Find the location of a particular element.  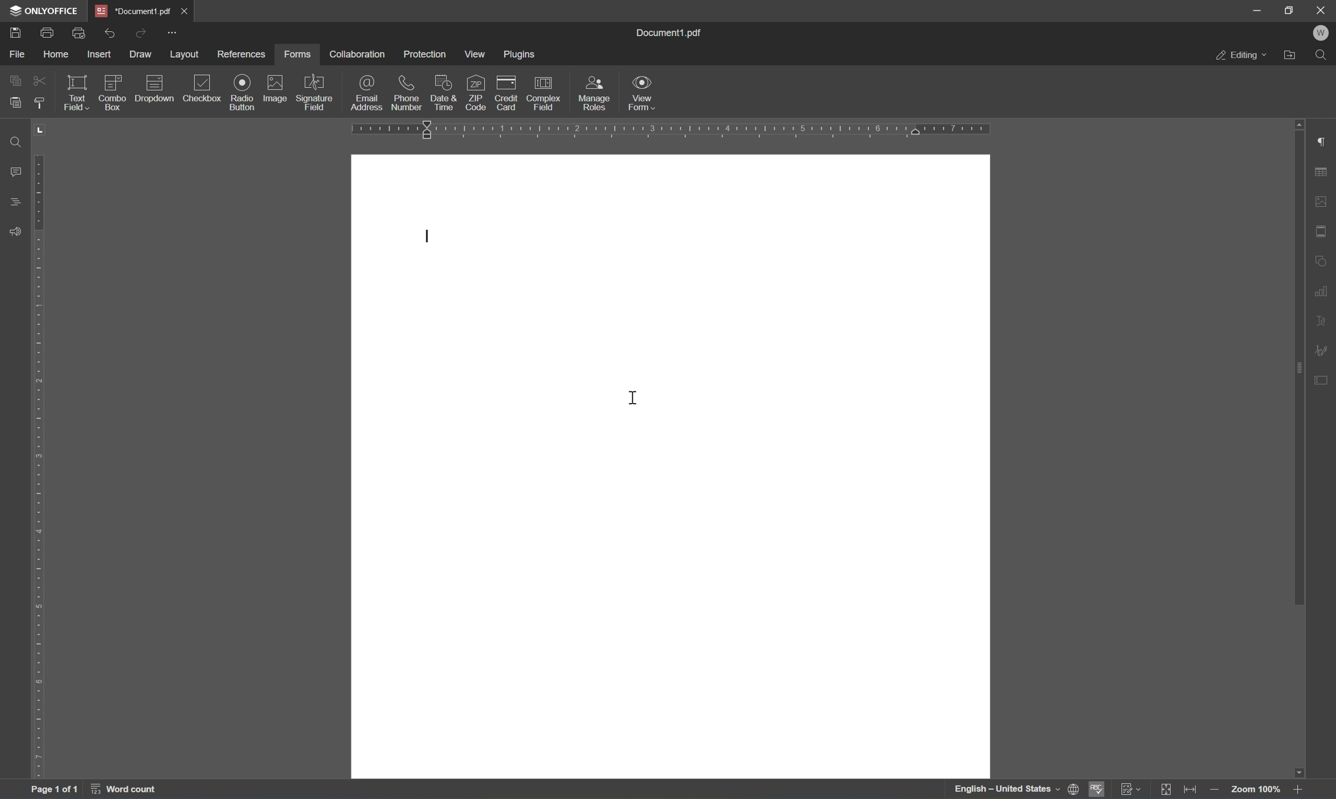

copy style is located at coordinates (38, 102).